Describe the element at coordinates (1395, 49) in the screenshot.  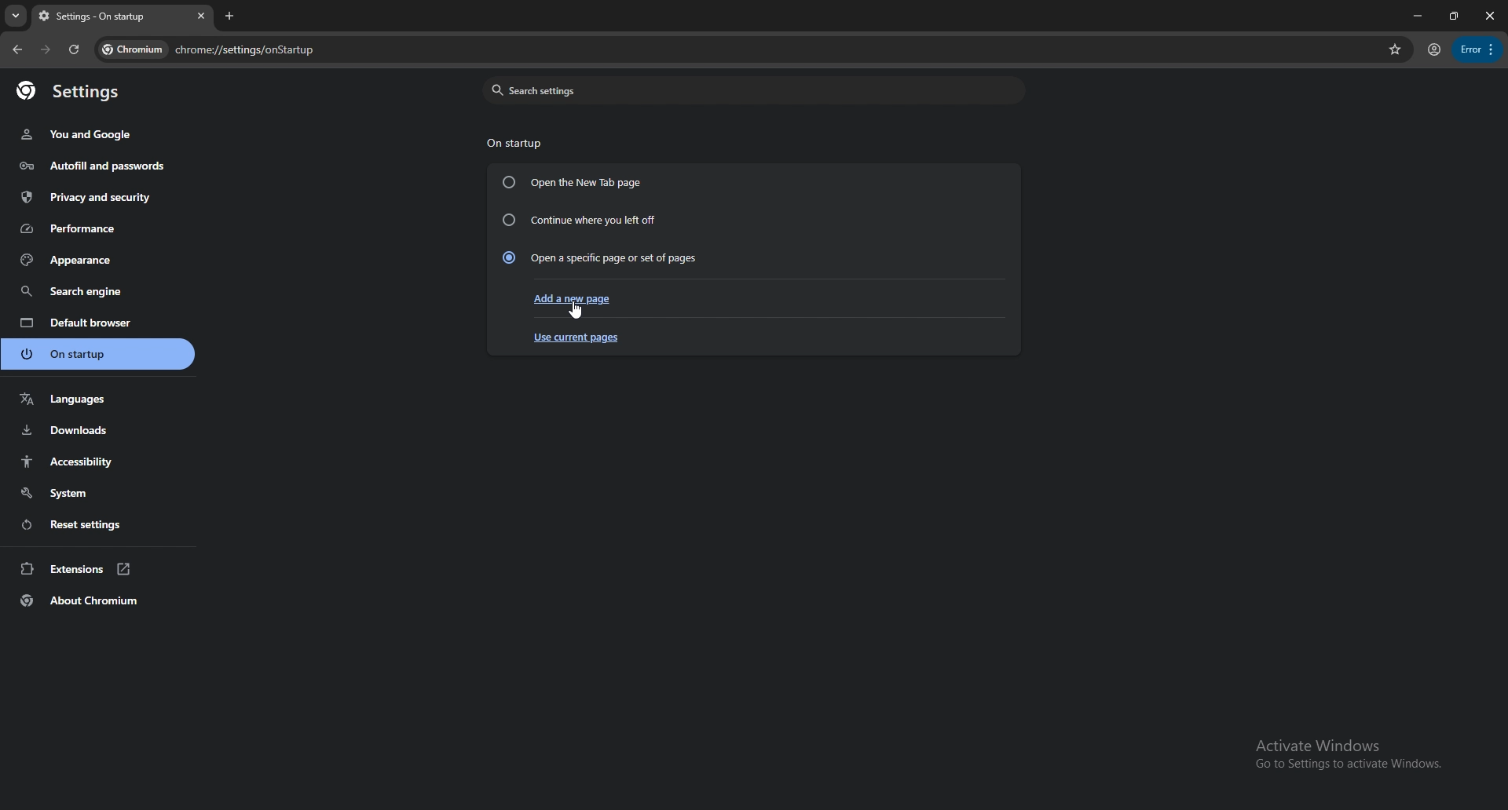
I see `favorites` at that location.